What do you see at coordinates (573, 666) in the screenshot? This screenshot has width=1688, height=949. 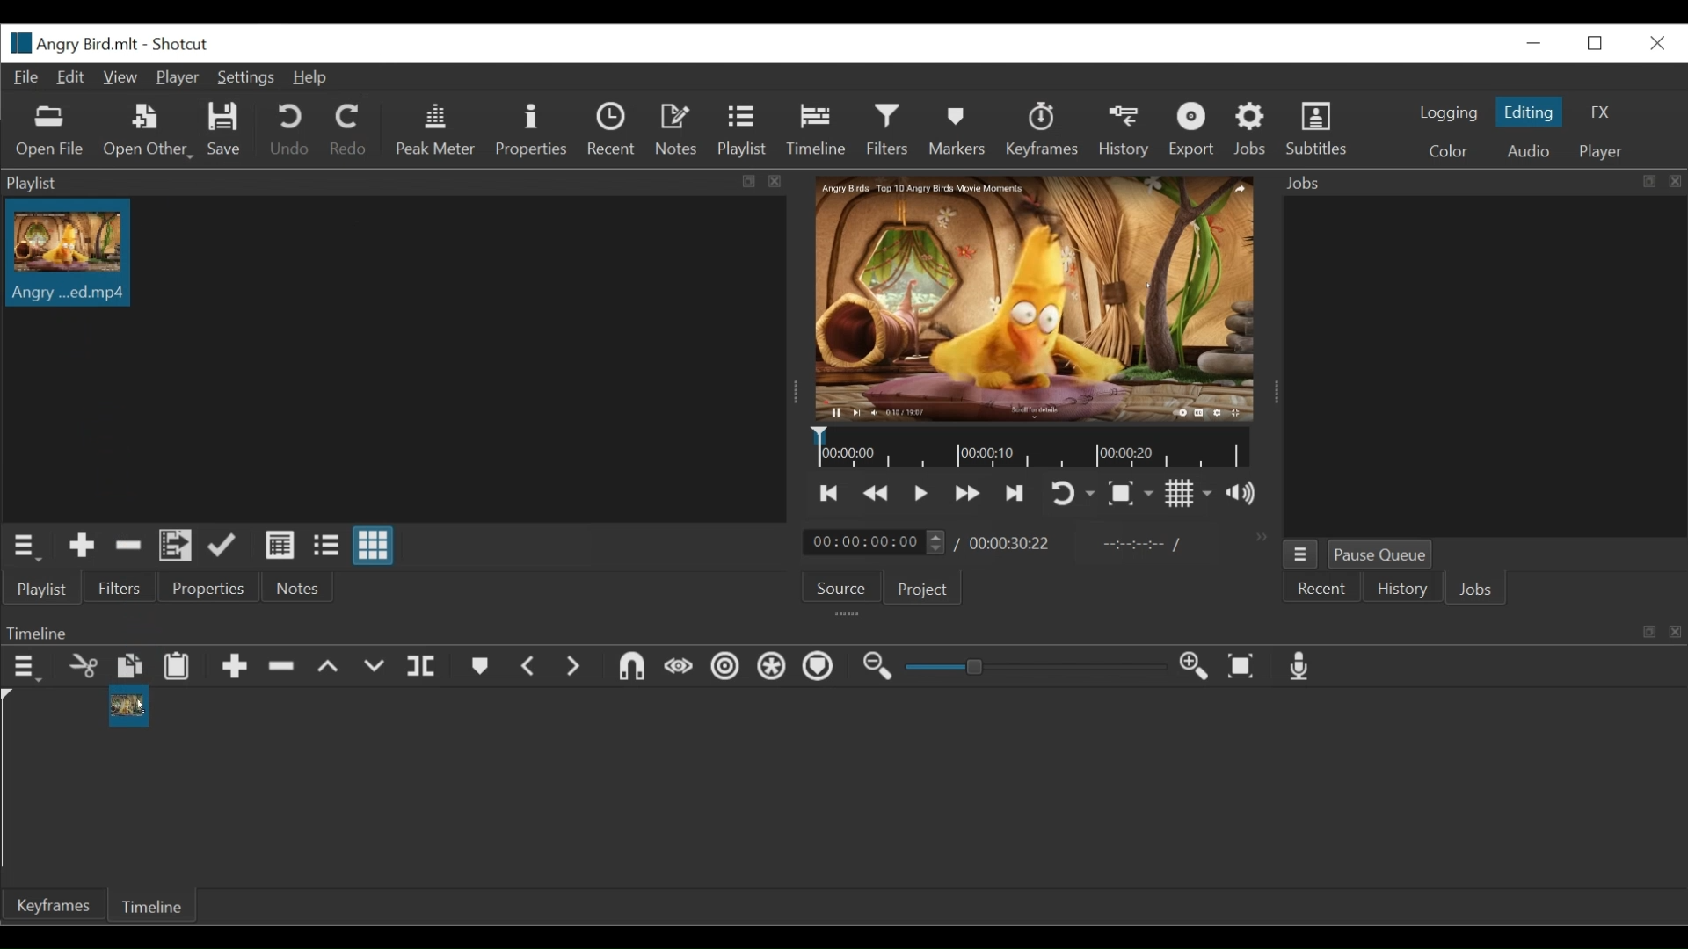 I see `next marker` at bounding box center [573, 666].